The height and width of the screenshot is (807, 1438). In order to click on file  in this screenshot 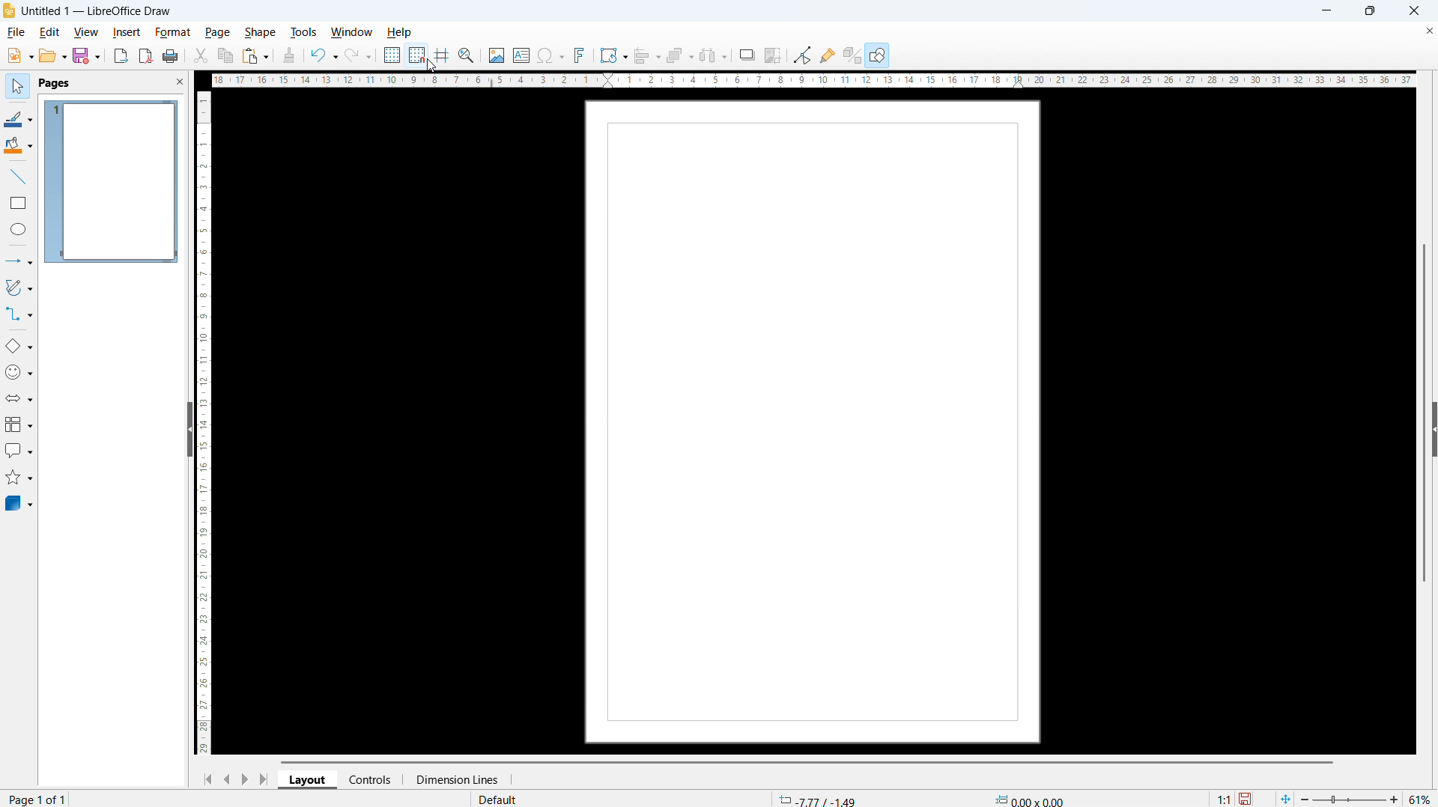, I will do `click(16, 32)`.